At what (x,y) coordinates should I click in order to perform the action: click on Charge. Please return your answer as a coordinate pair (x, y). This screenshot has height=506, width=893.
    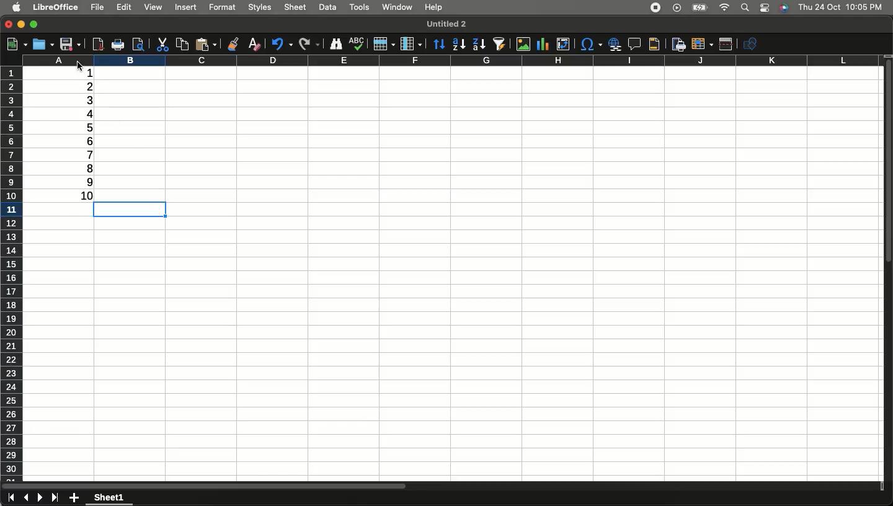
    Looking at the image, I should click on (698, 8).